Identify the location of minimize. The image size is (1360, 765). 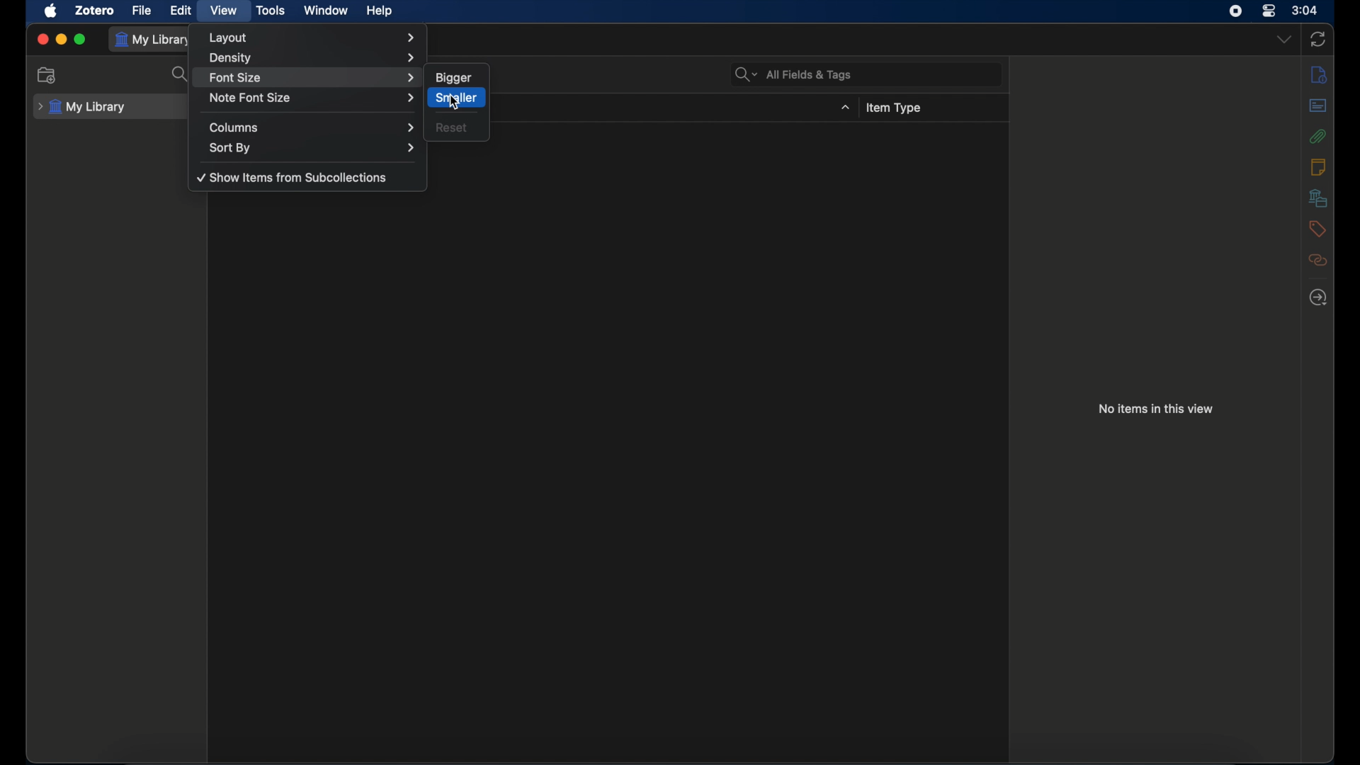
(62, 39).